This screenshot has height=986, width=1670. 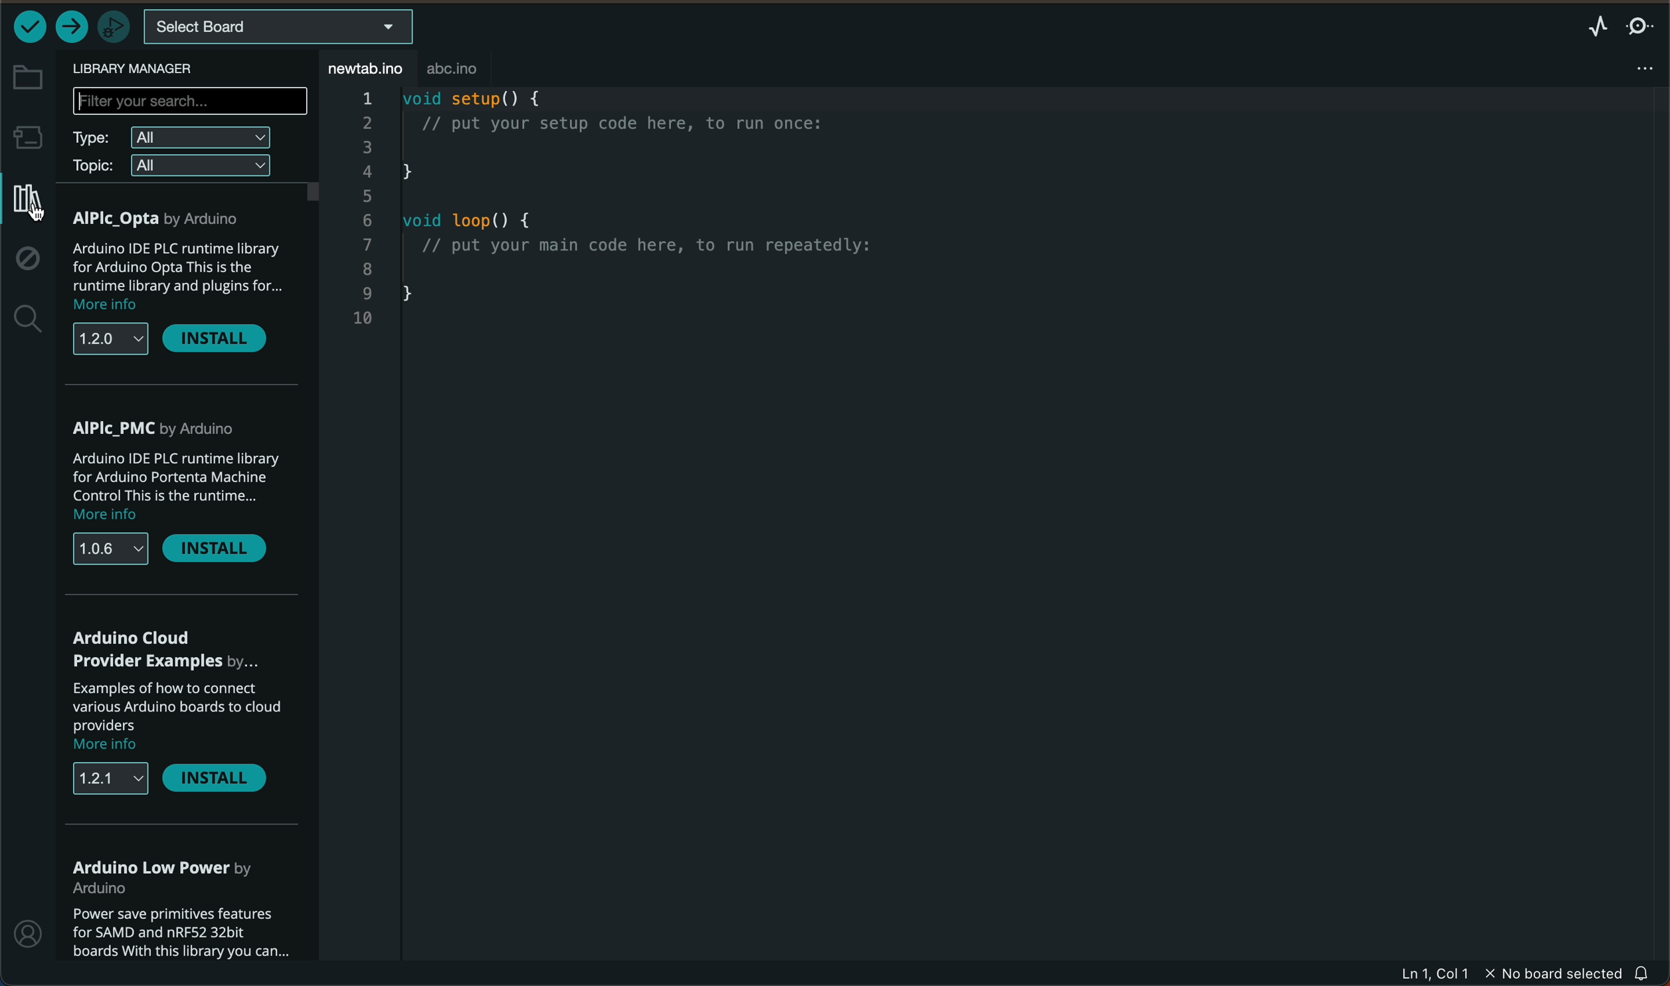 I want to click on serial monitor, so click(x=1641, y=27).